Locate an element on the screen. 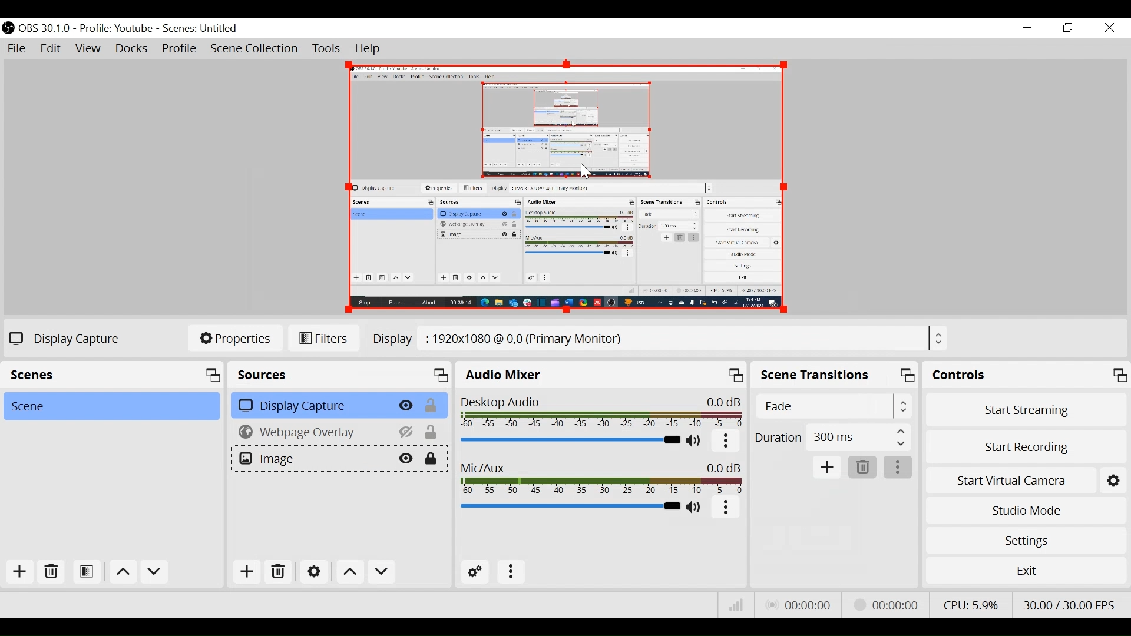 The width and height of the screenshot is (1131, 636). Restore is located at coordinates (1068, 28).